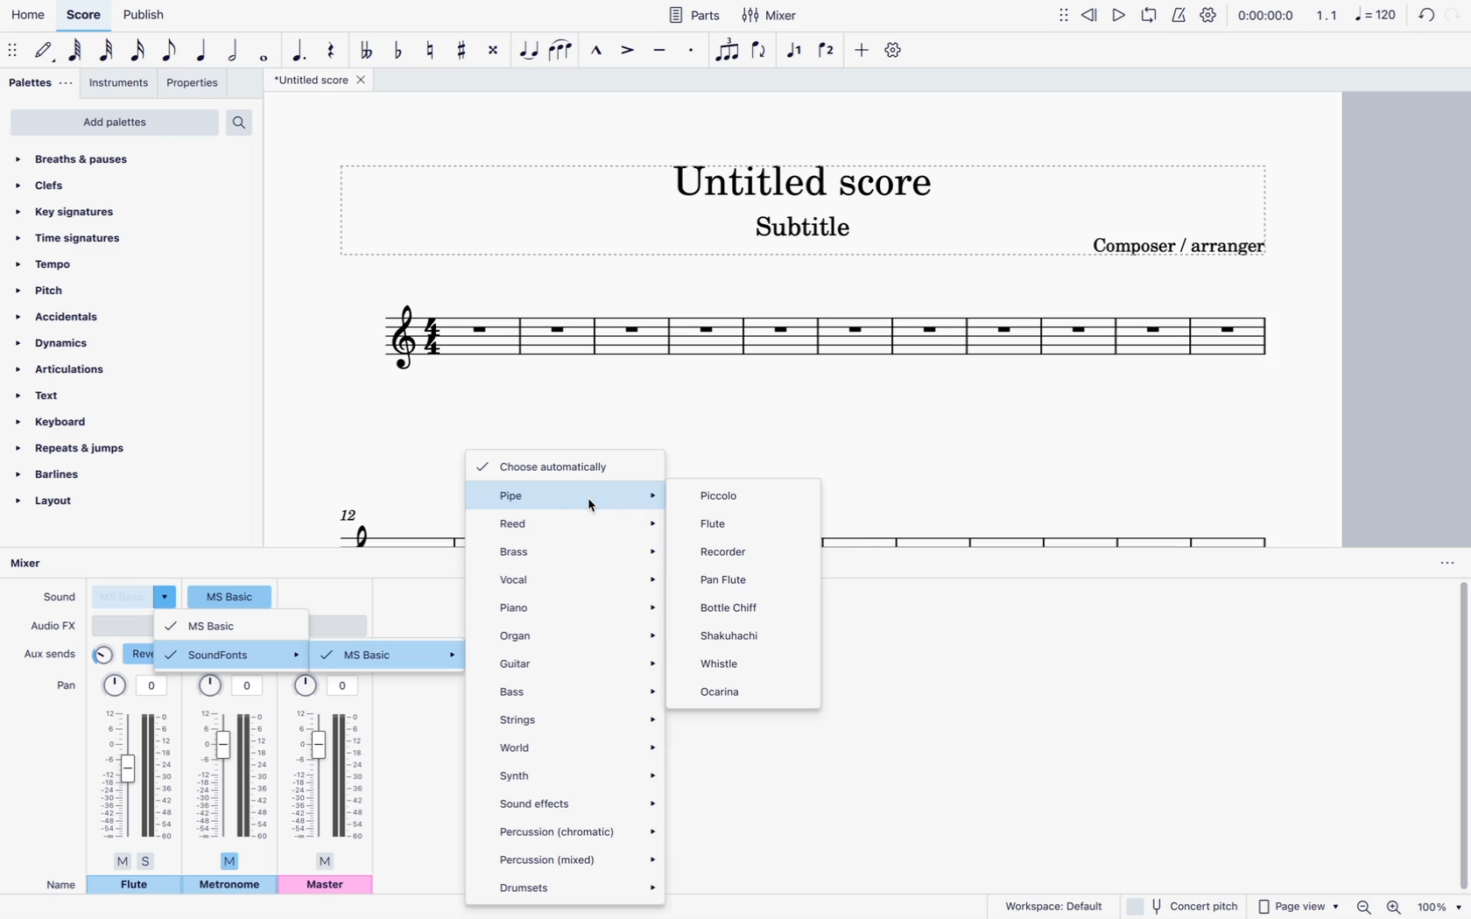 The image size is (1471, 919). I want to click on home, so click(26, 15).